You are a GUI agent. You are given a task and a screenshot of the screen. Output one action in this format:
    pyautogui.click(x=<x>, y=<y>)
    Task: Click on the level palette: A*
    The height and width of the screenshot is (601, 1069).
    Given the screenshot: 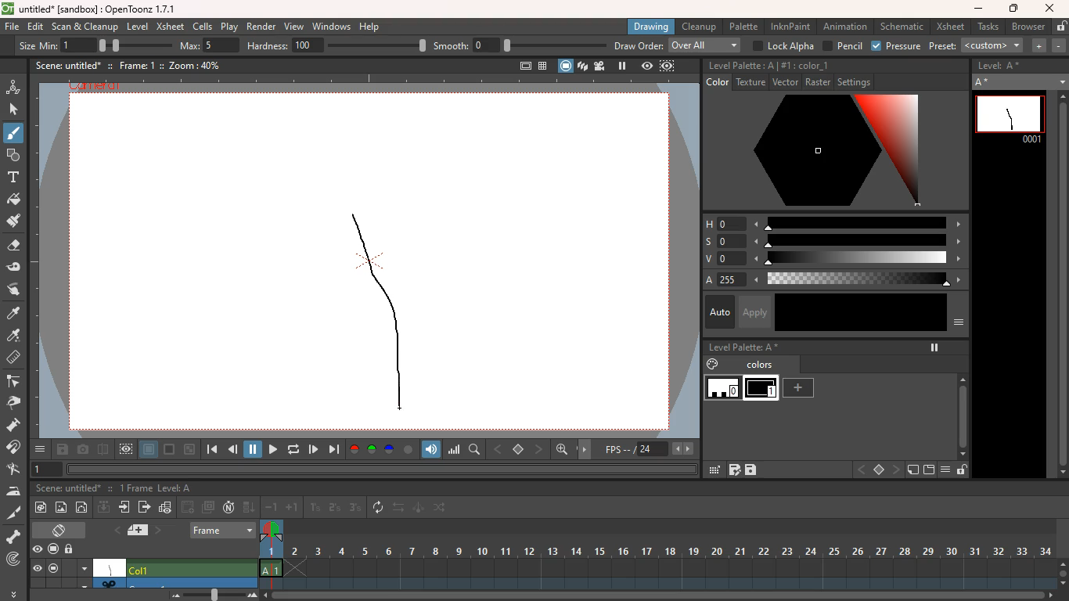 What is the action you would take?
    pyautogui.click(x=743, y=348)
    